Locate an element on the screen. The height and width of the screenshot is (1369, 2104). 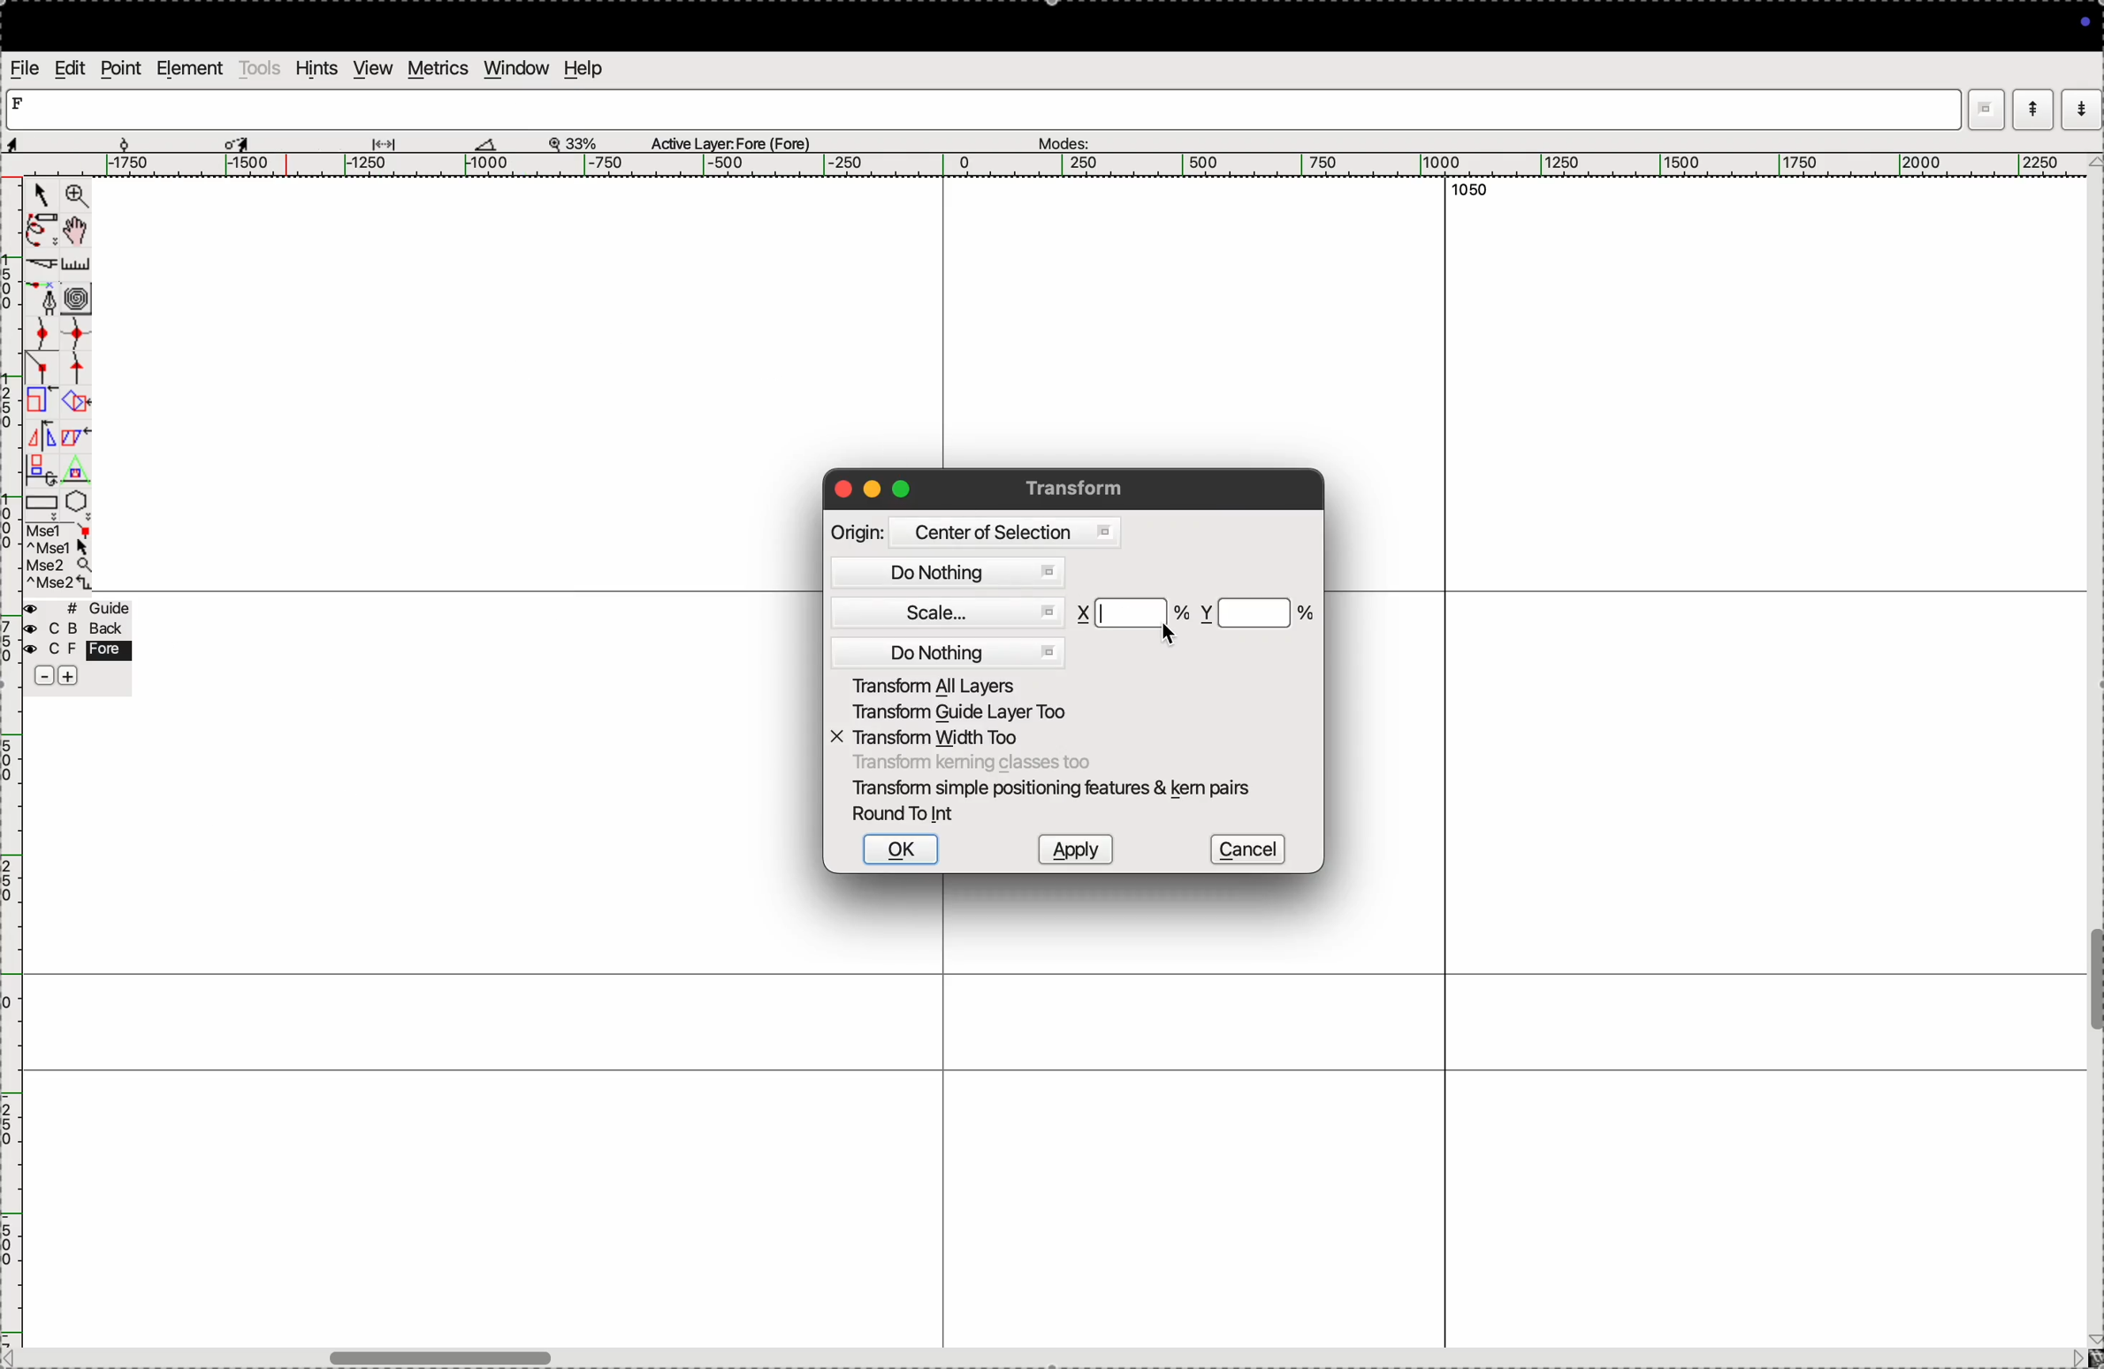
tools is located at coordinates (260, 67).